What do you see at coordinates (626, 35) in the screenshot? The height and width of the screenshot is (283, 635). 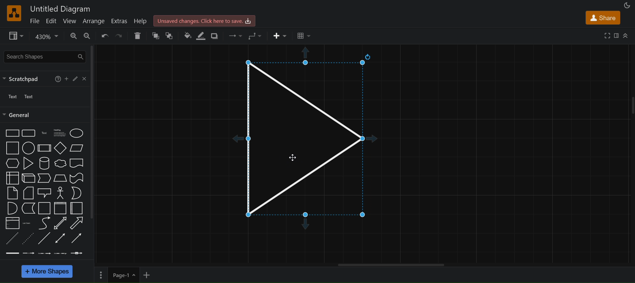 I see `Collapse/Expand` at bounding box center [626, 35].